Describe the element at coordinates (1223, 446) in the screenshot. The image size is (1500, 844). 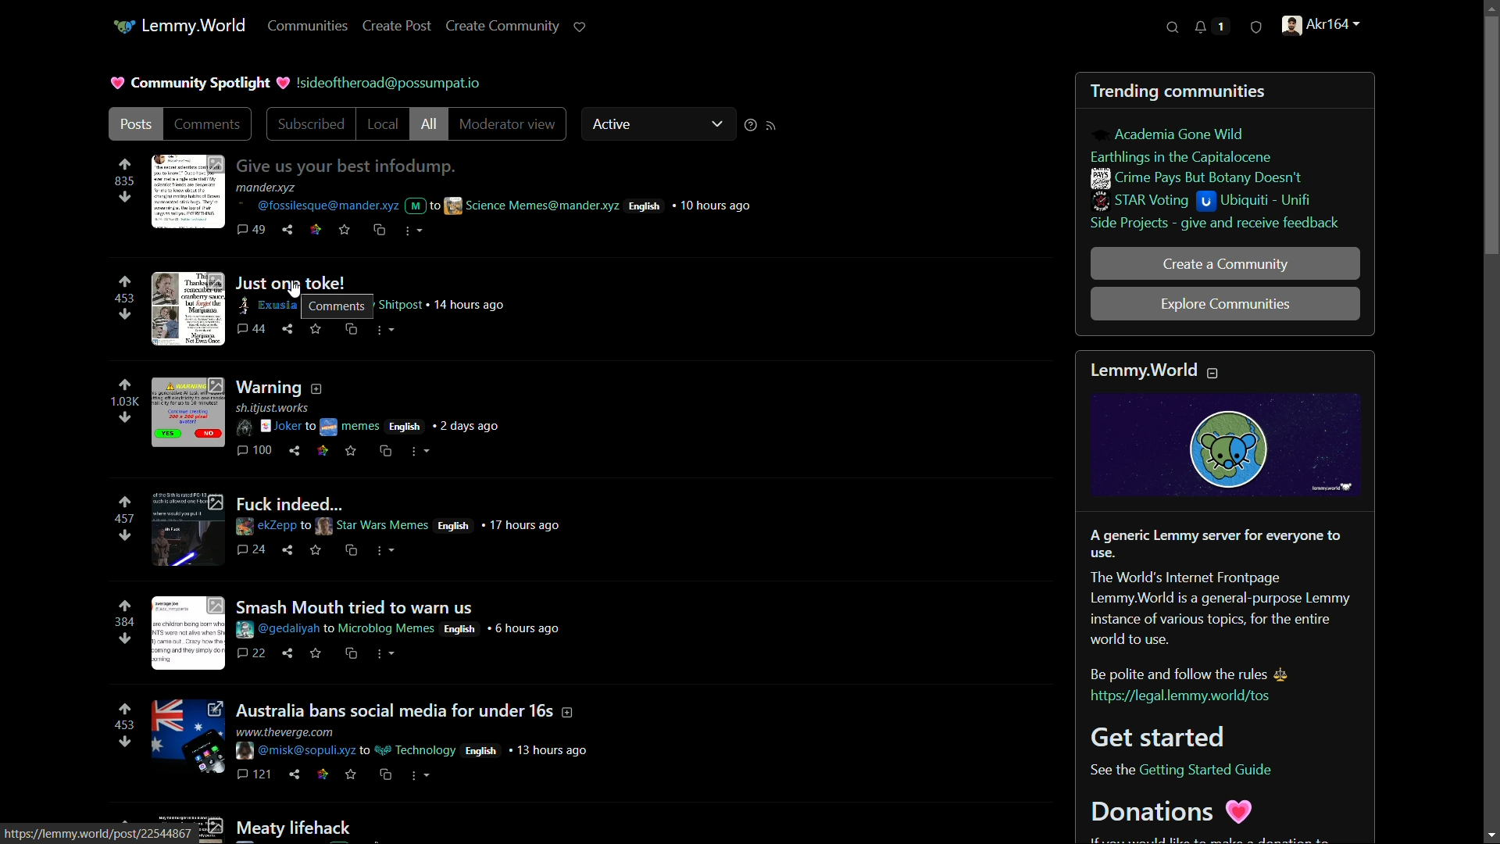
I see `logo` at that location.